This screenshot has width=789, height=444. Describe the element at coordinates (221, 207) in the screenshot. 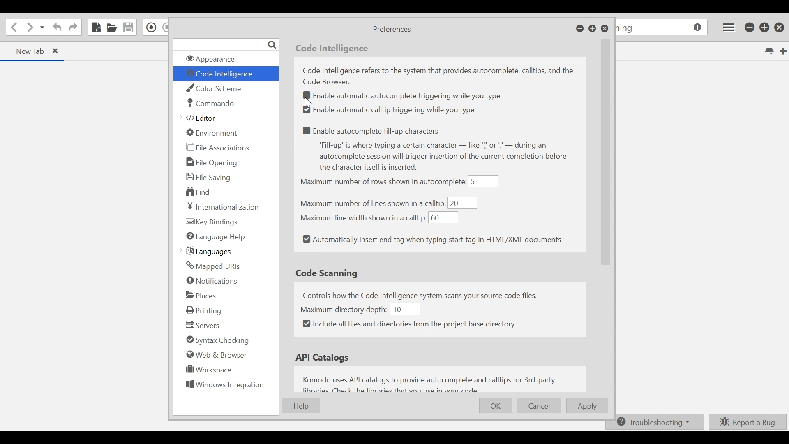

I see `Internationalization` at that location.